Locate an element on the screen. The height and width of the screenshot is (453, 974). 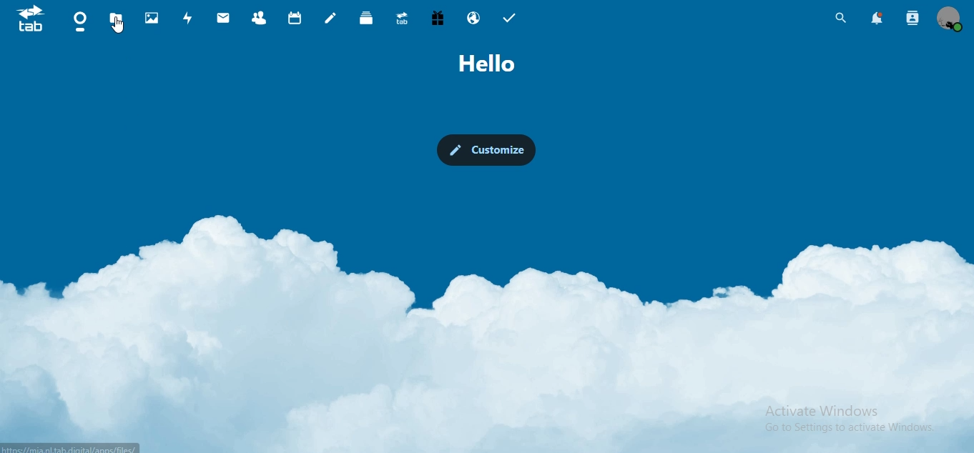
photos is located at coordinates (152, 16).